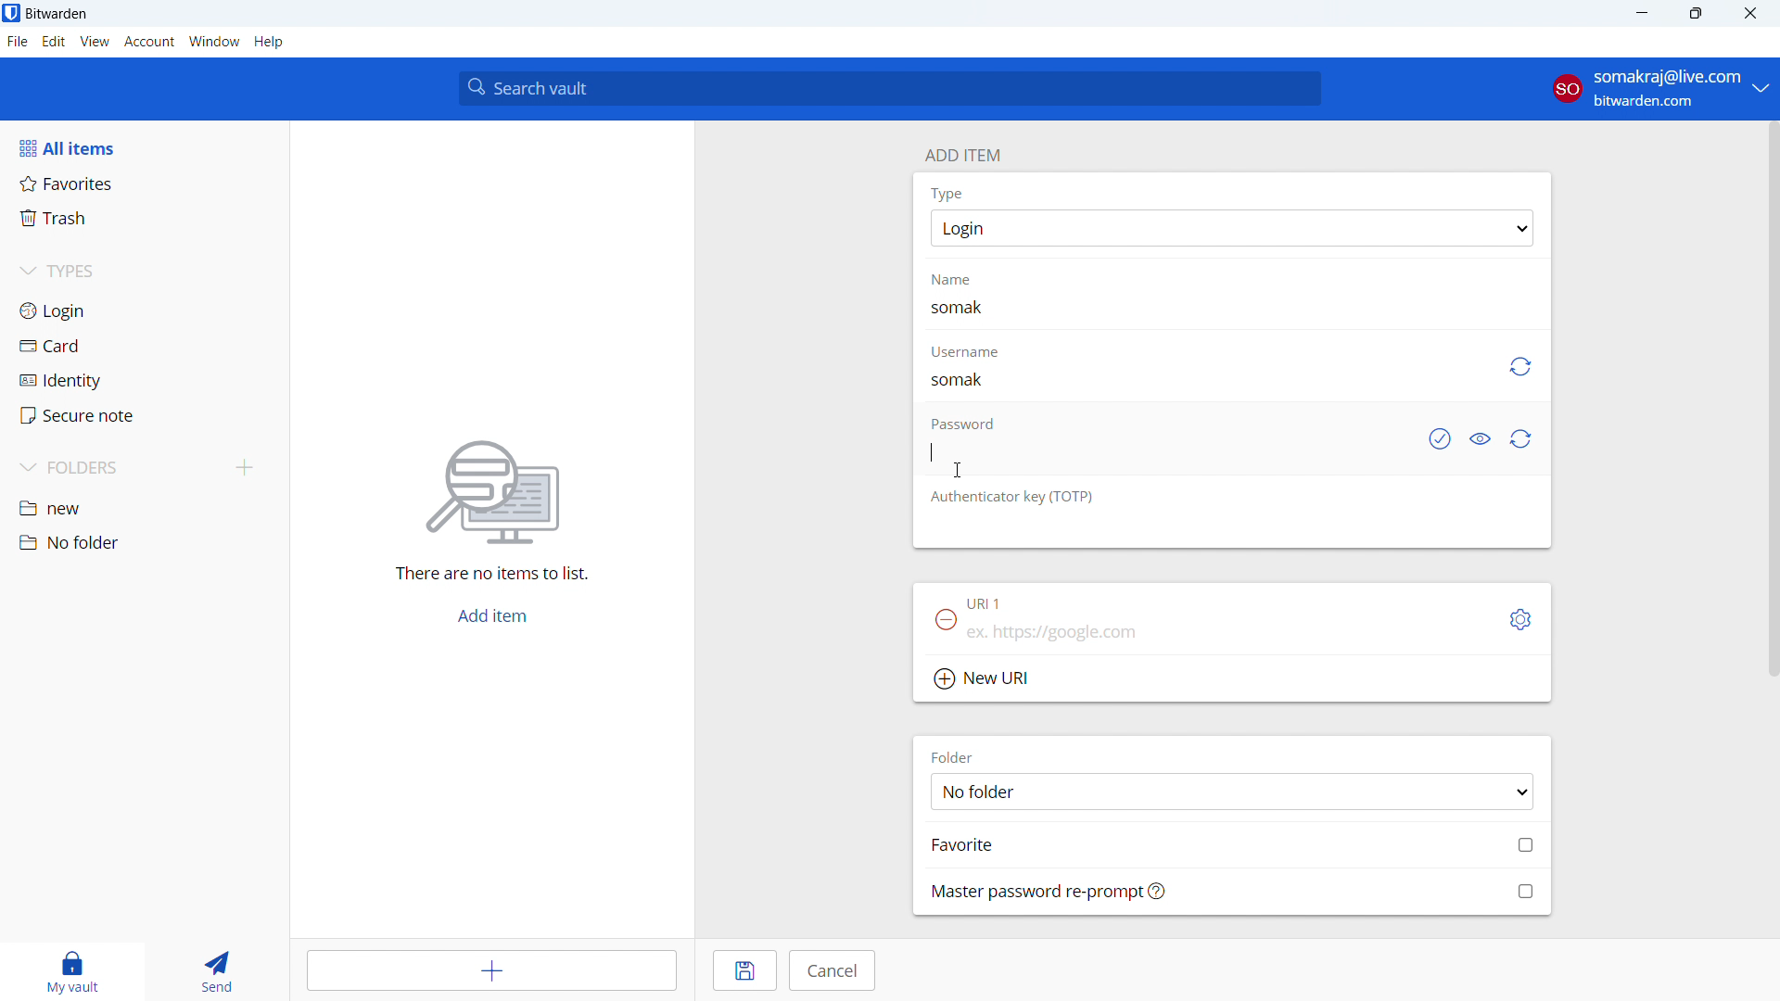 The image size is (1780, 1001). I want to click on view, so click(95, 42).